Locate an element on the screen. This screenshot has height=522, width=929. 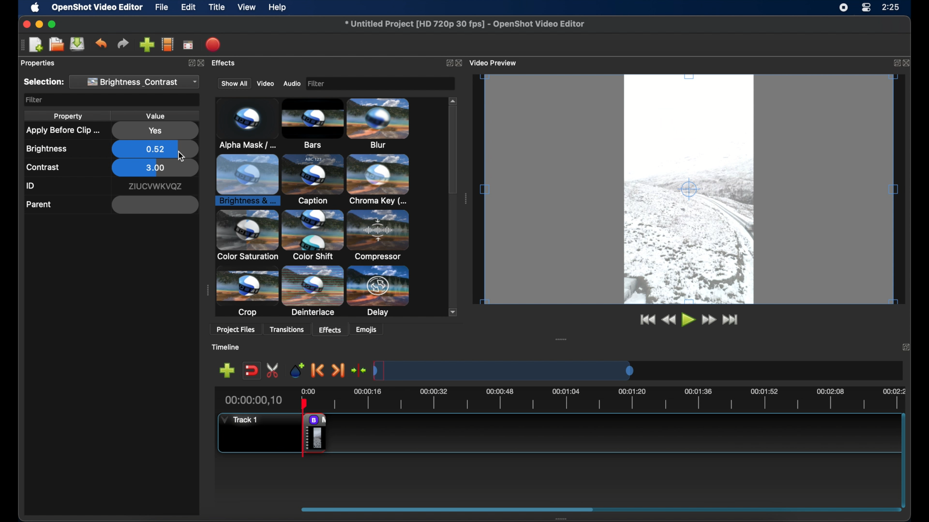
apply before clip is located at coordinates (62, 130).